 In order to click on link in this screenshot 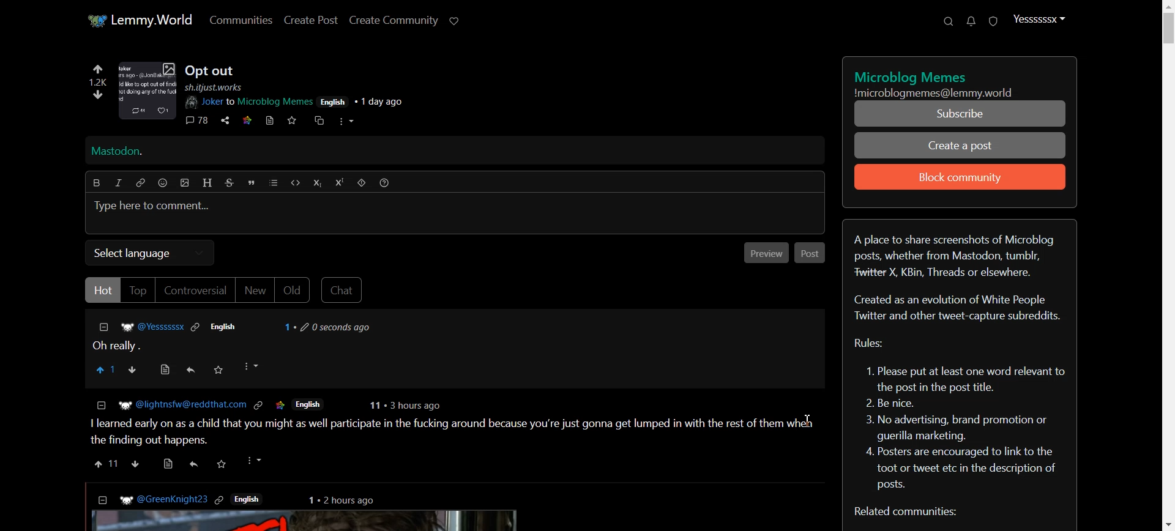, I will do `click(249, 120)`.